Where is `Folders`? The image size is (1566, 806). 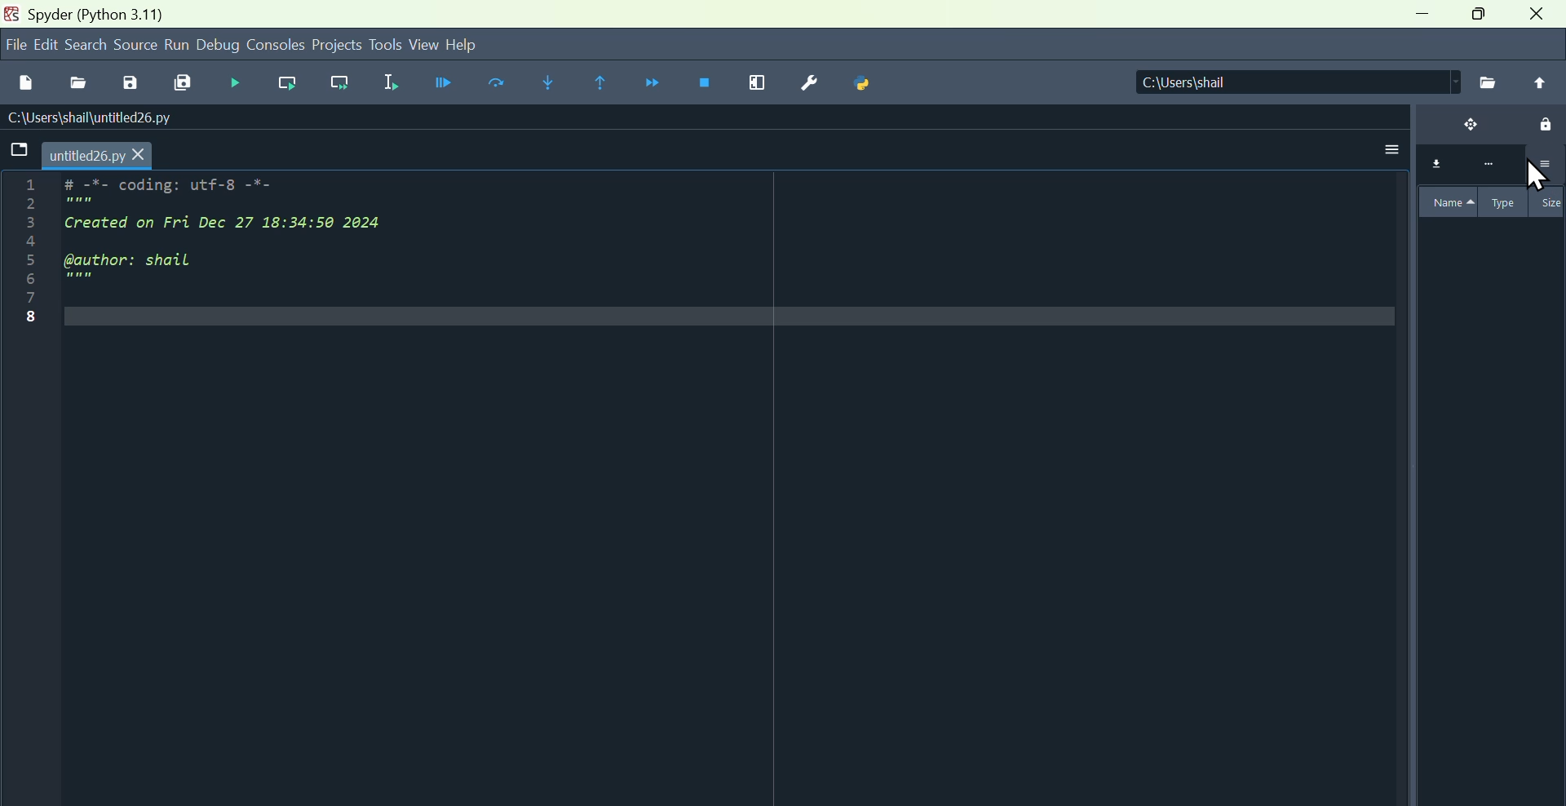
Folders is located at coordinates (16, 152).